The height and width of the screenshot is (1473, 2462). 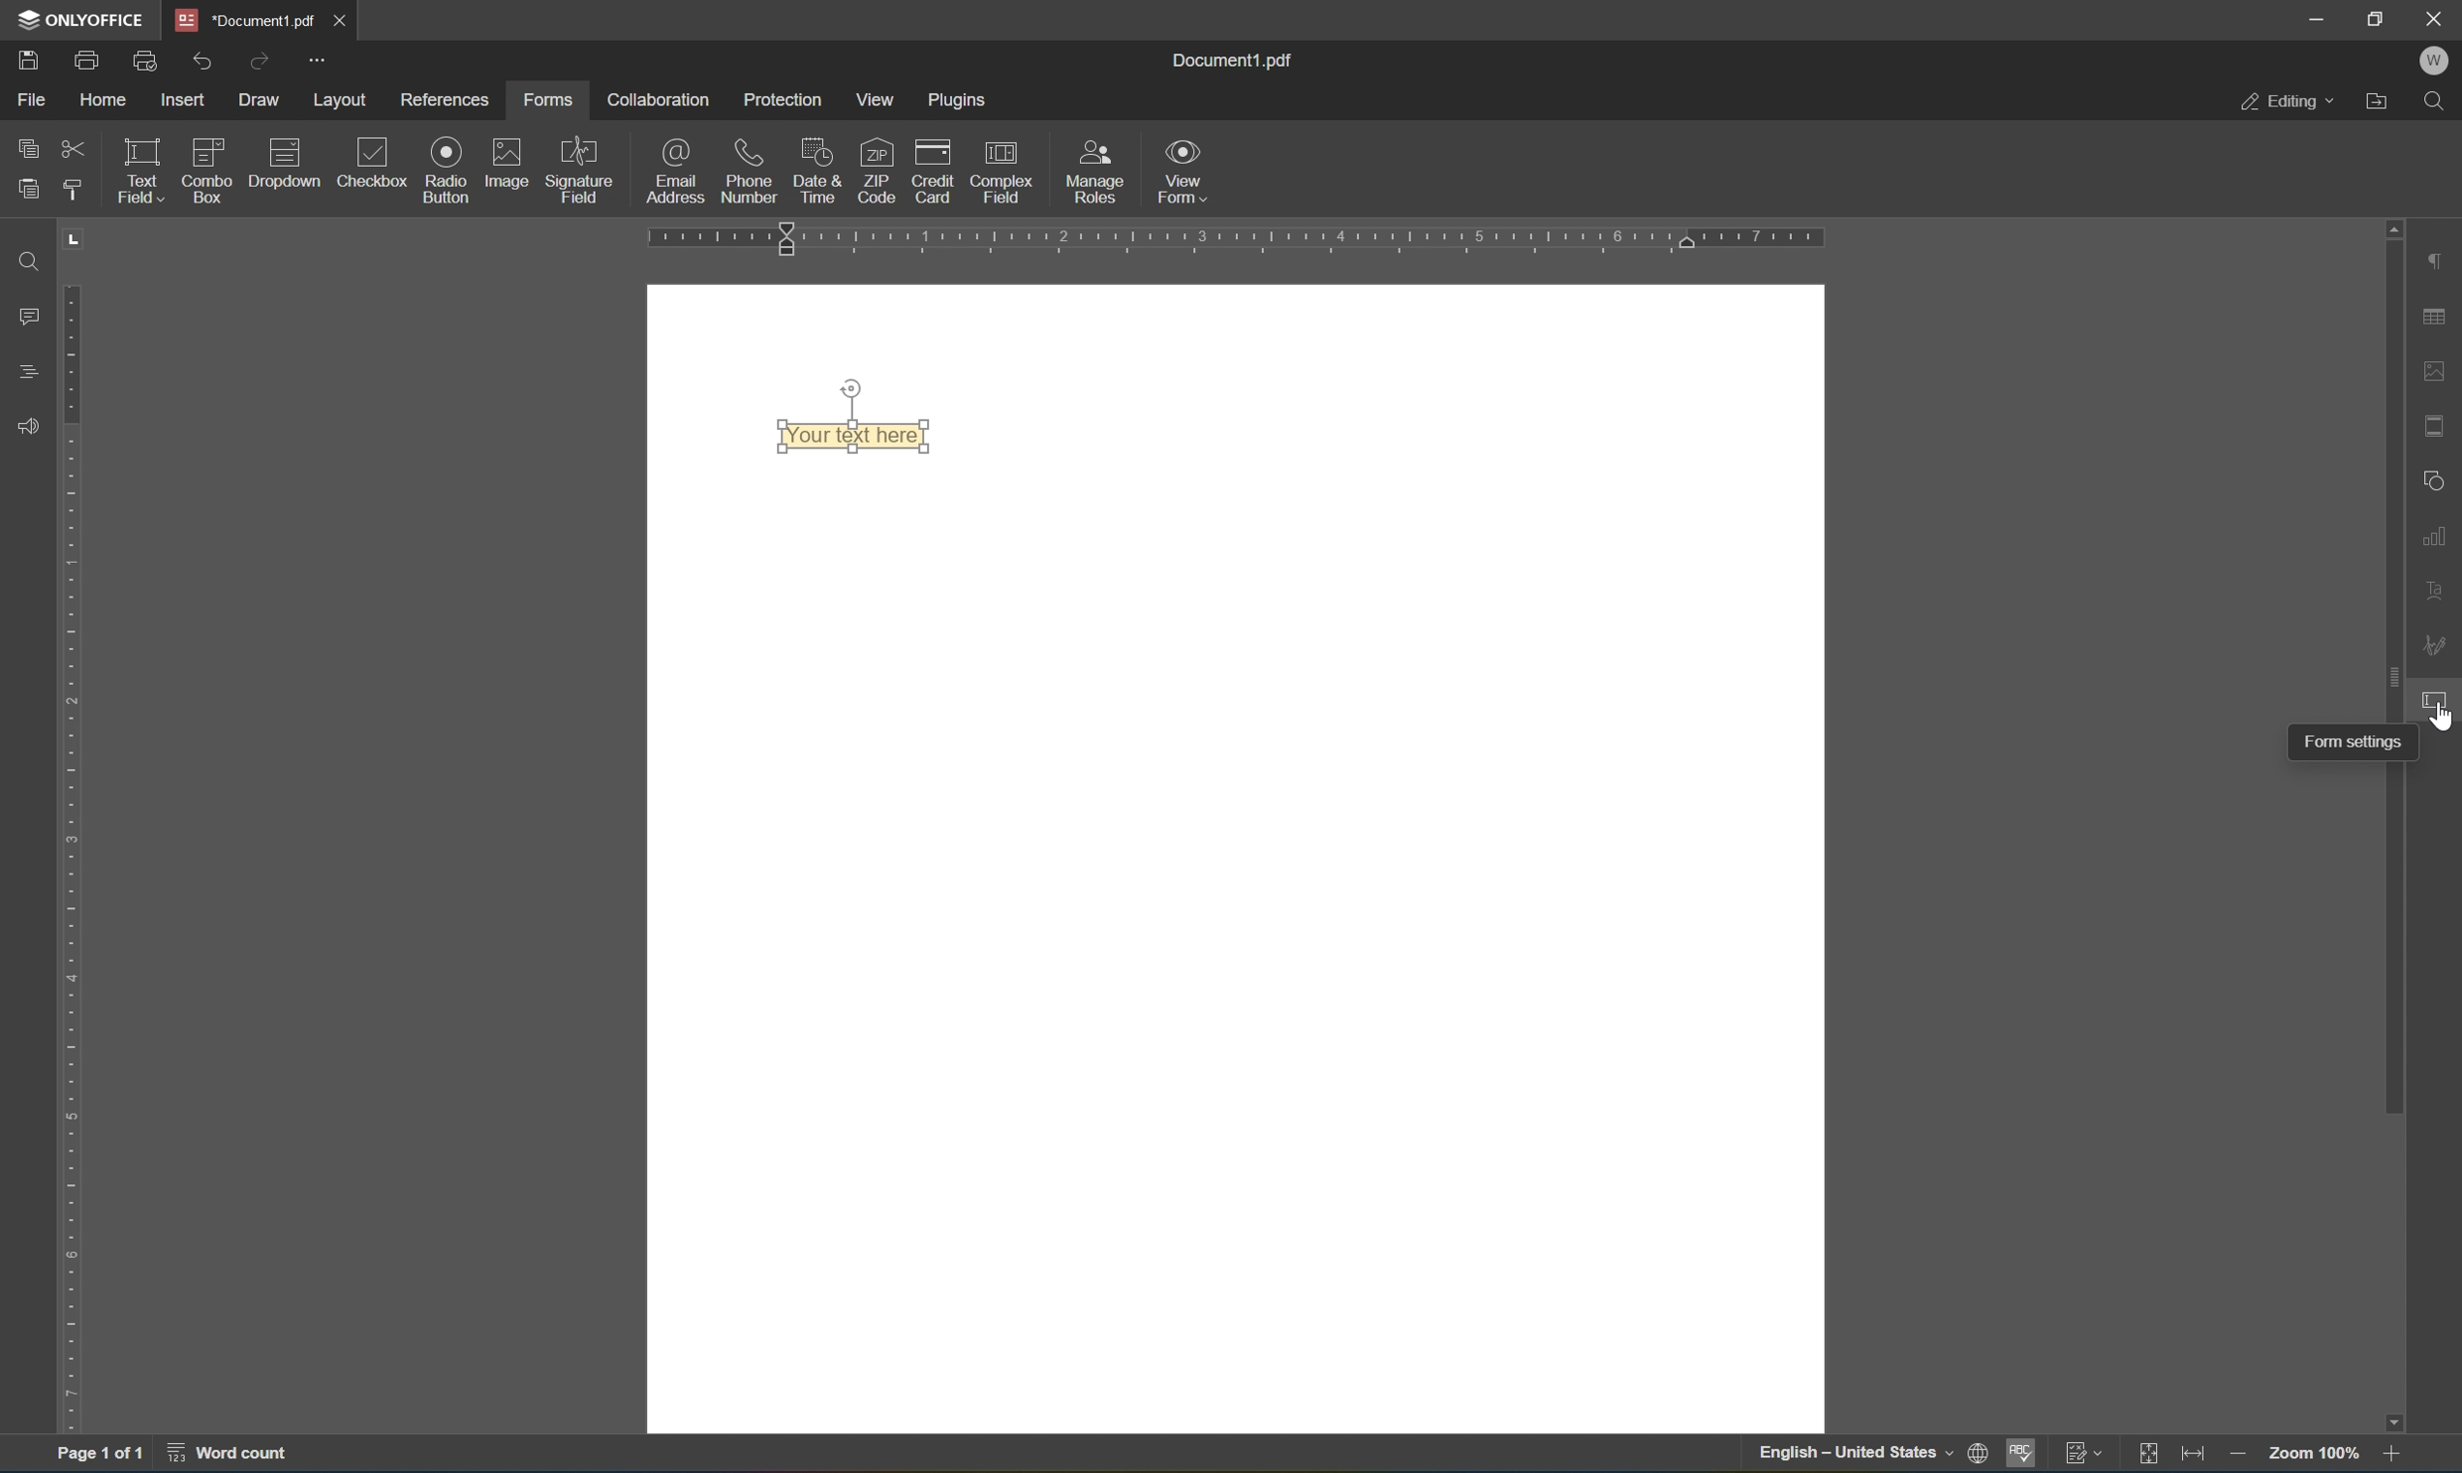 I want to click on header and footer settings, so click(x=2440, y=426).